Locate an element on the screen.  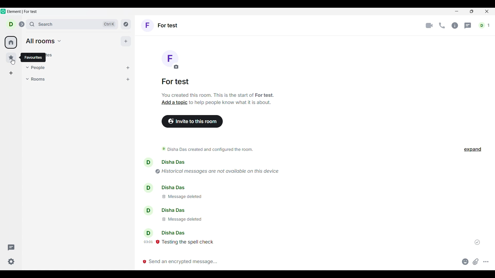
historical message are not available on this device is located at coordinates (221, 172).